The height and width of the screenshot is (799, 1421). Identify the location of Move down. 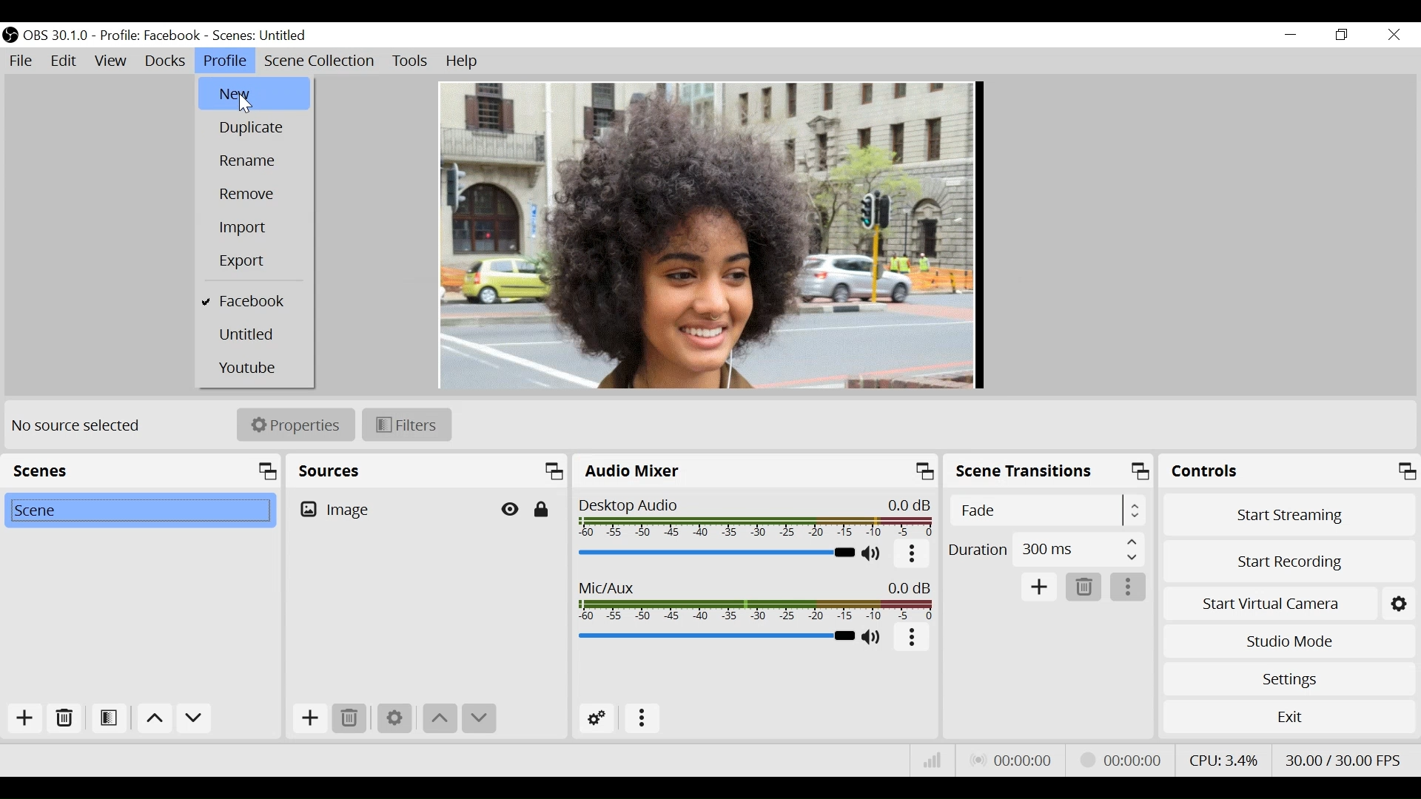
(479, 718).